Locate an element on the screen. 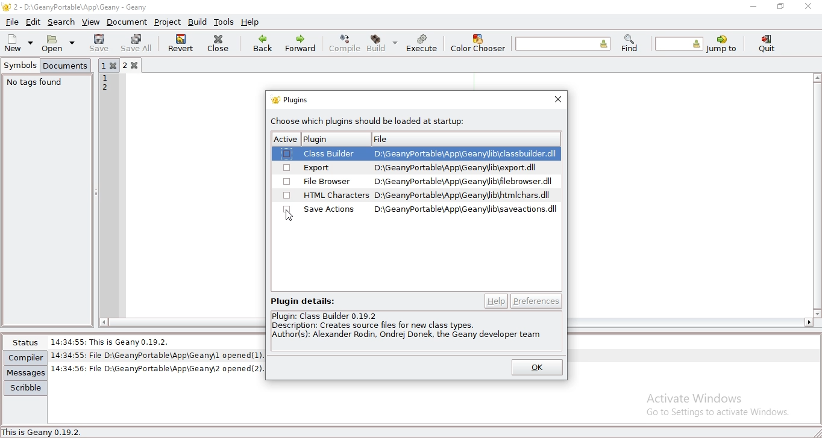  new is located at coordinates (14, 42).